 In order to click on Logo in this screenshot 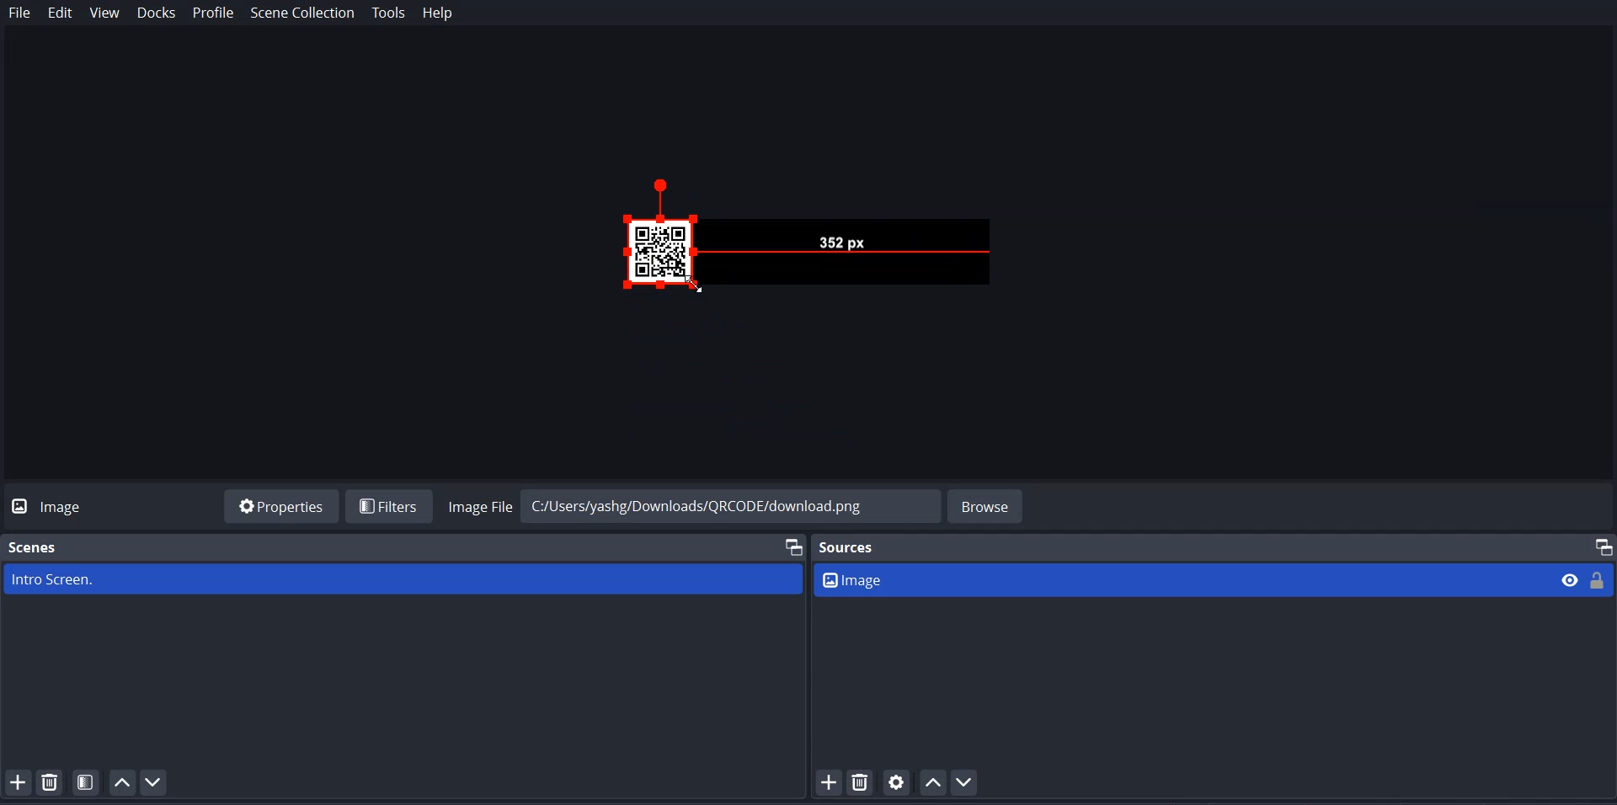, I will do `click(53, 505)`.